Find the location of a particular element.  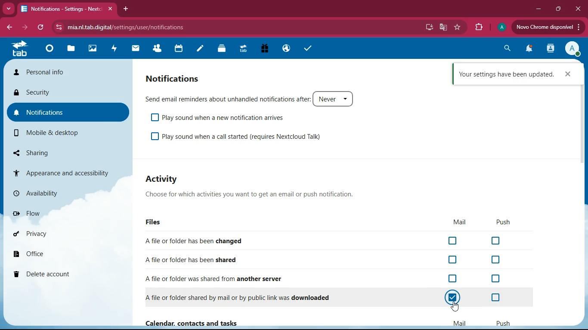

minimize is located at coordinates (536, 9).